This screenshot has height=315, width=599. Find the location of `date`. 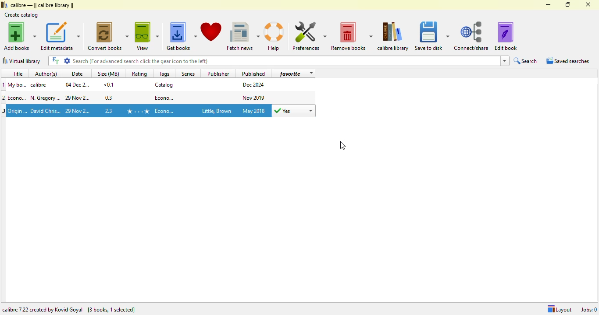

date is located at coordinates (77, 73).